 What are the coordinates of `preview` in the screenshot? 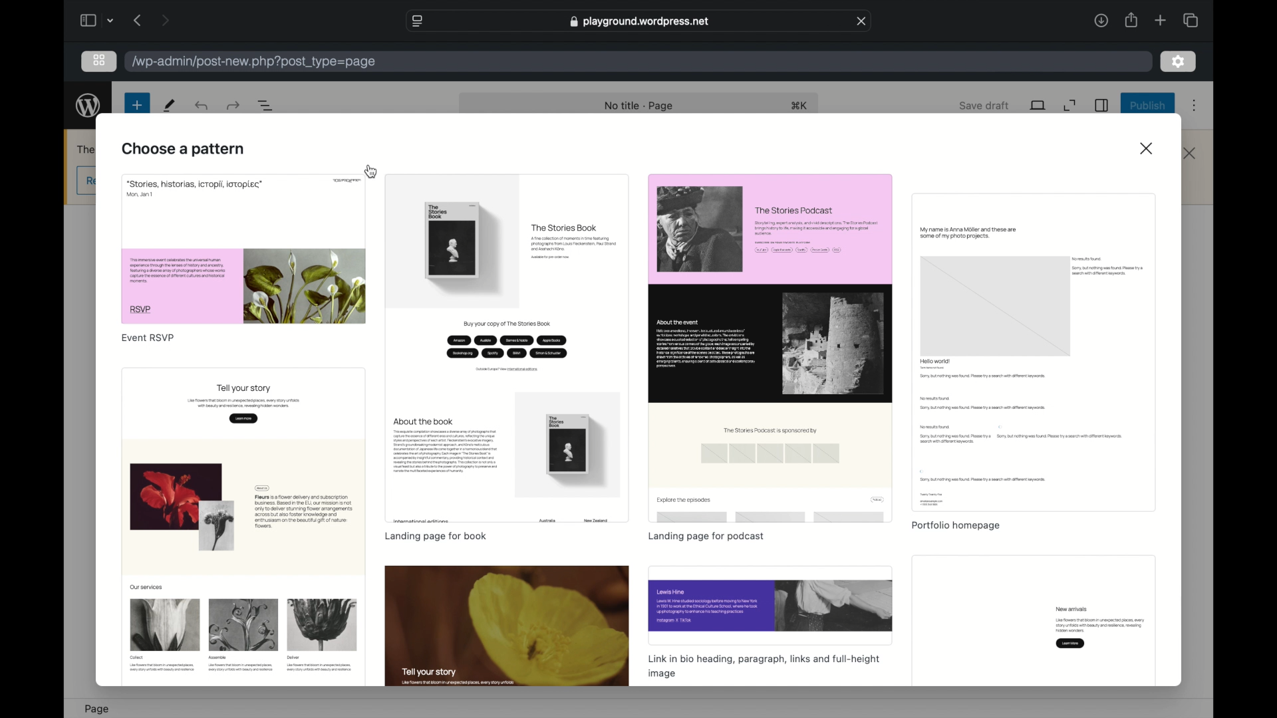 It's located at (507, 626).